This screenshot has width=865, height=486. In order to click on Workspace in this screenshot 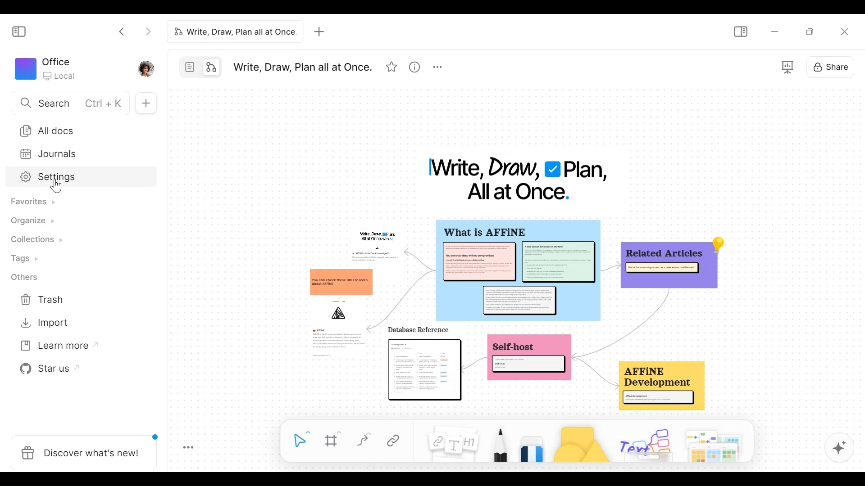, I will do `click(45, 68)`.